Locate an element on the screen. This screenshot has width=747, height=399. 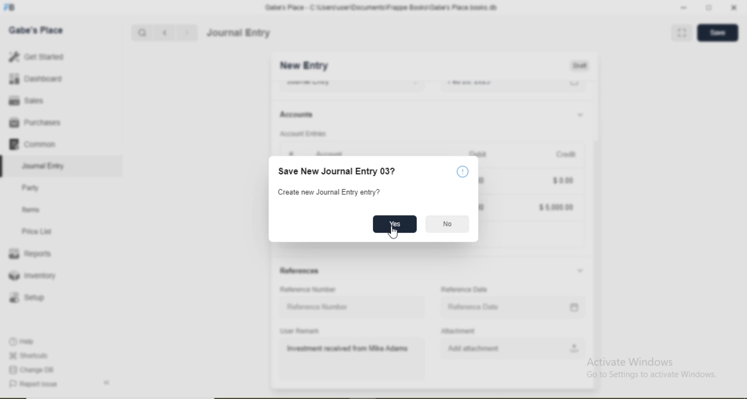
Change DB is located at coordinates (30, 370).